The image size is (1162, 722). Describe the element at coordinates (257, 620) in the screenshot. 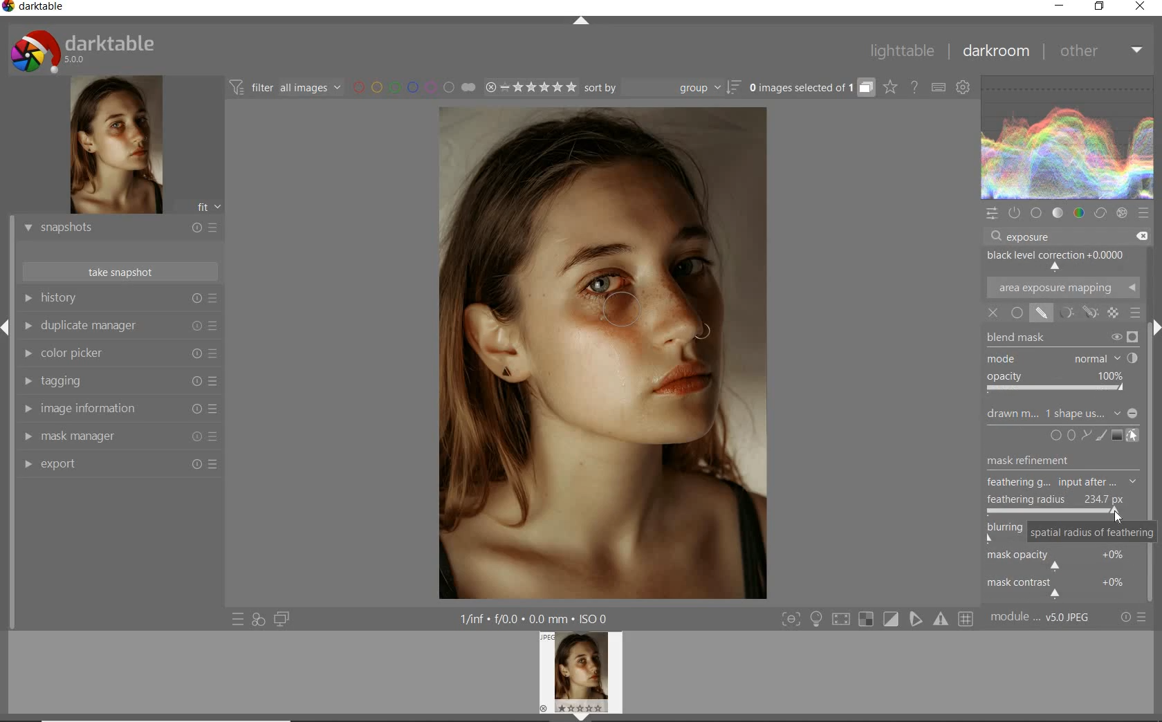

I see `quick access for applying any of your styles` at that location.